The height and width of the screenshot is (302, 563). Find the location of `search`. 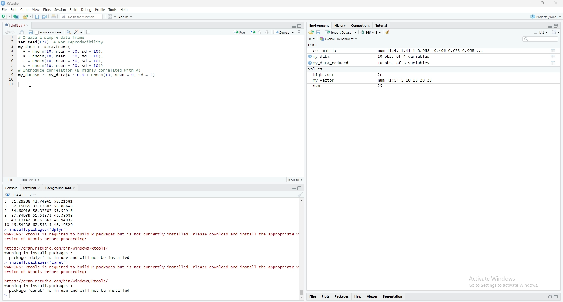

search is located at coordinates (540, 39).